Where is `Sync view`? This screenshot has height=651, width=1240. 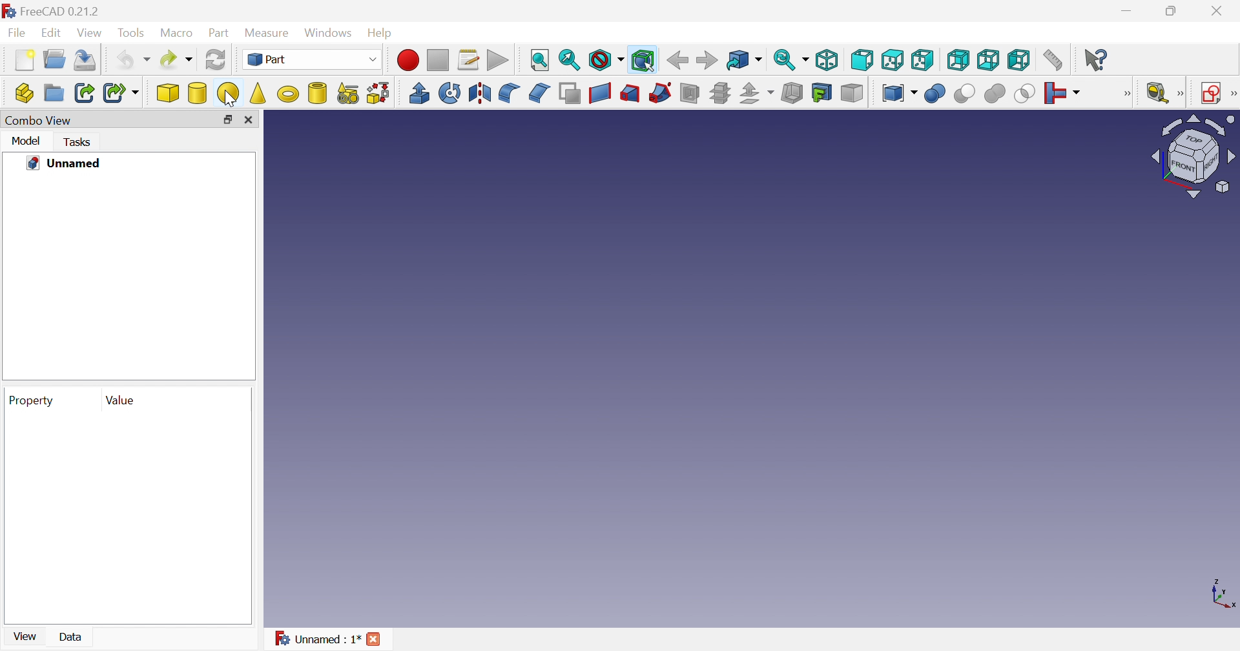
Sync view is located at coordinates (790, 59).